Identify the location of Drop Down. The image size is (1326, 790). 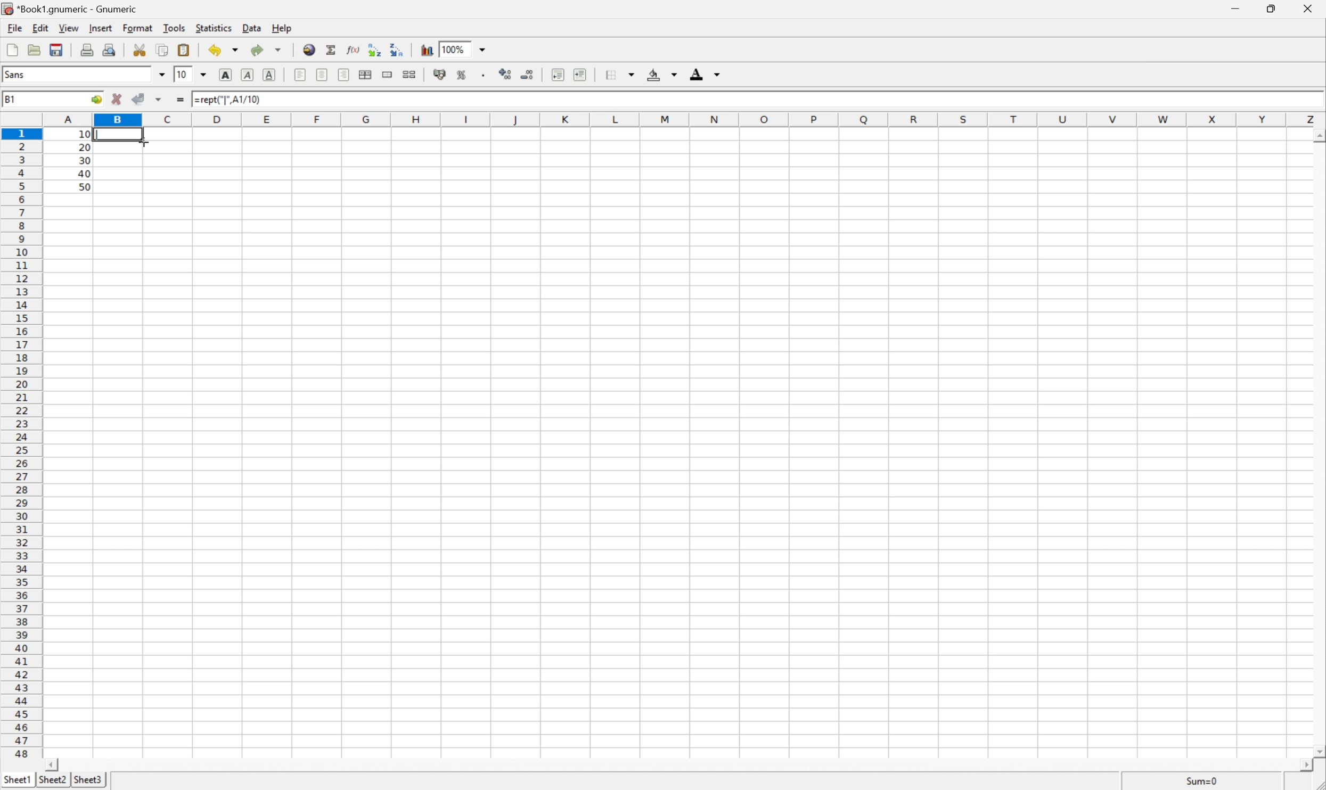
(202, 75).